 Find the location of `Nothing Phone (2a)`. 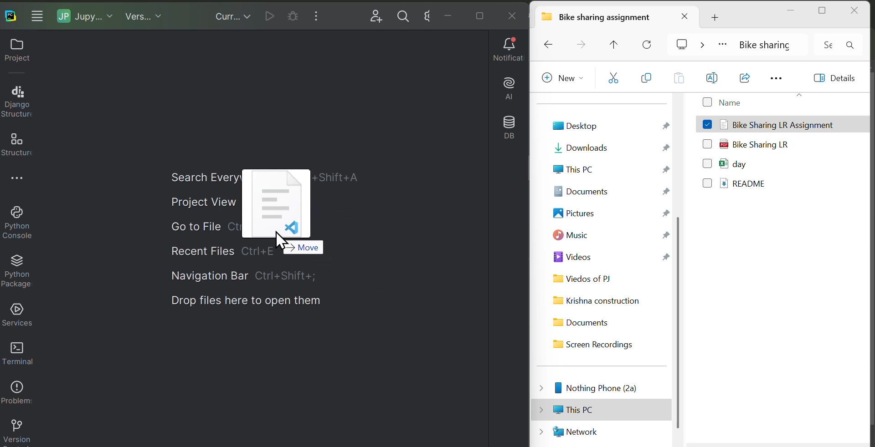

Nothing Phone (2a) is located at coordinates (593, 387).